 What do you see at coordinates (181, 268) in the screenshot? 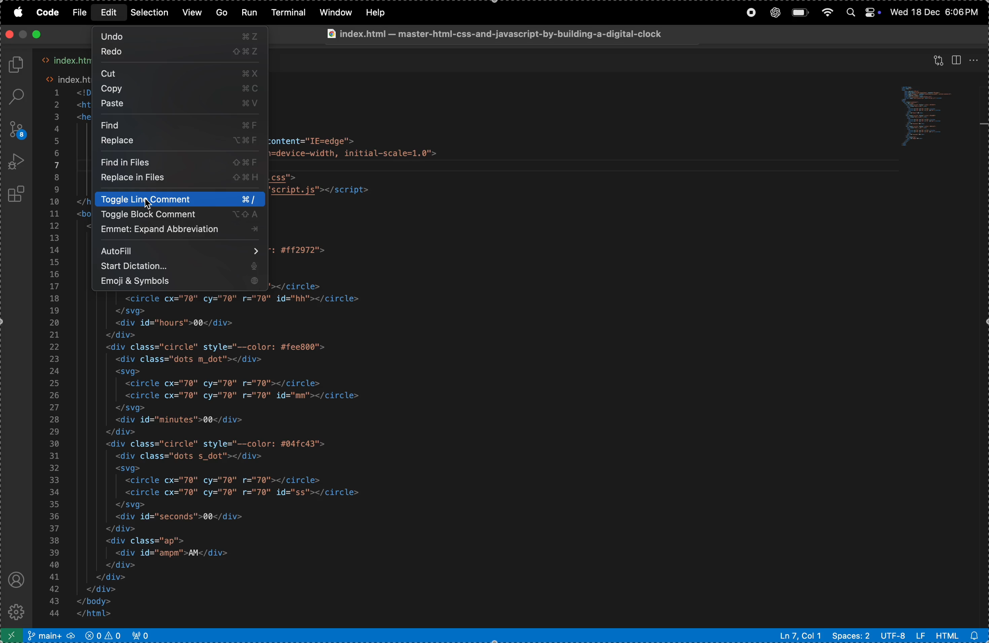
I see `start dictation` at bounding box center [181, 268].